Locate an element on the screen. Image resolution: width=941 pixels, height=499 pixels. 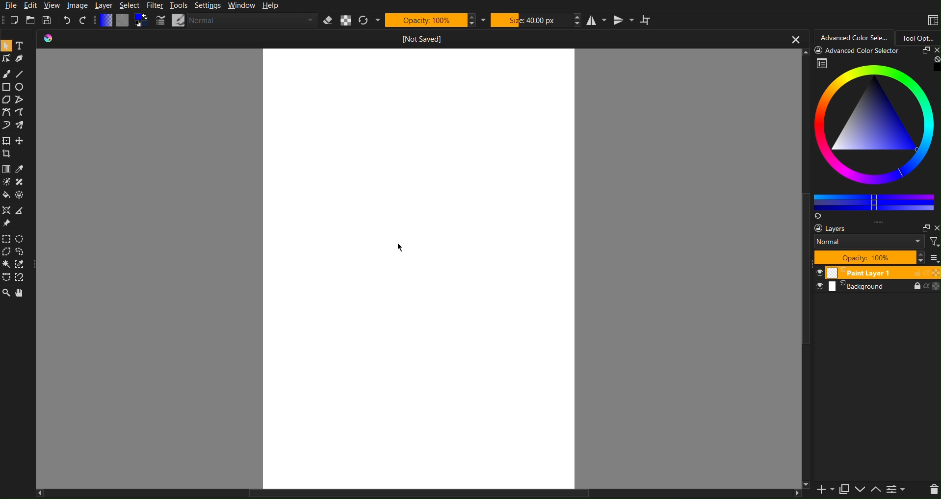
Alpha is located at coordinates (346, 20).